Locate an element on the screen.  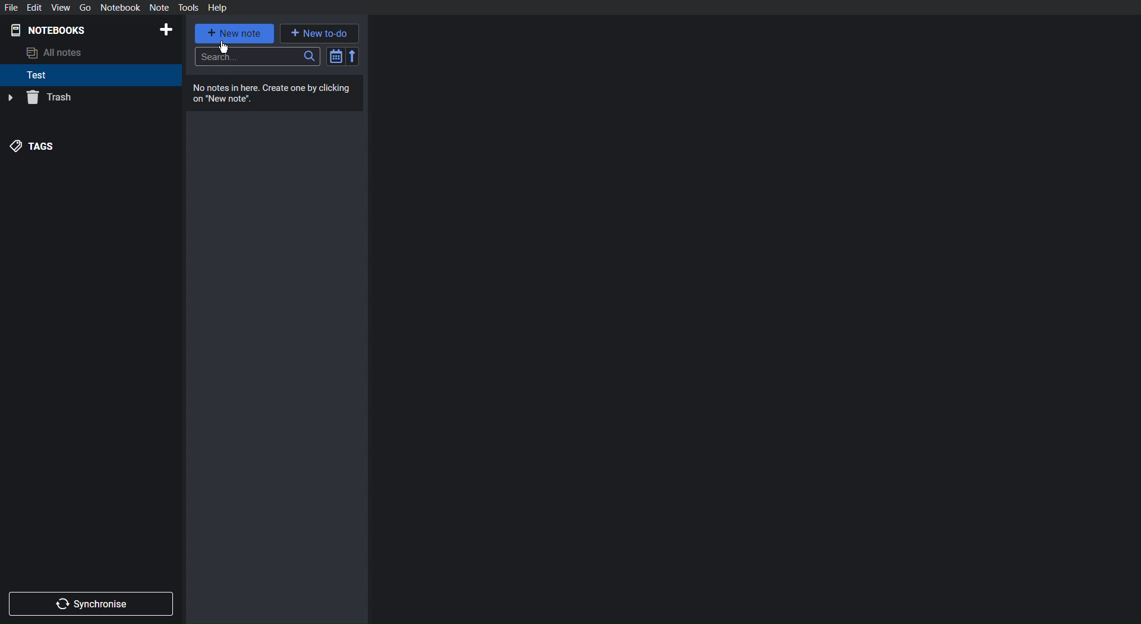
No notes in here. Create one by clicking on "New note" is located at coordinates (274, 93).